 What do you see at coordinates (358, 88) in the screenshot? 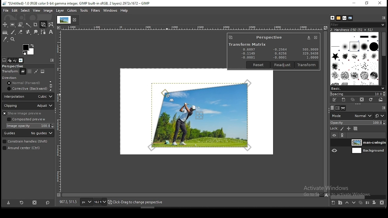
I see `brush presets` at bounding box center [358, 88].